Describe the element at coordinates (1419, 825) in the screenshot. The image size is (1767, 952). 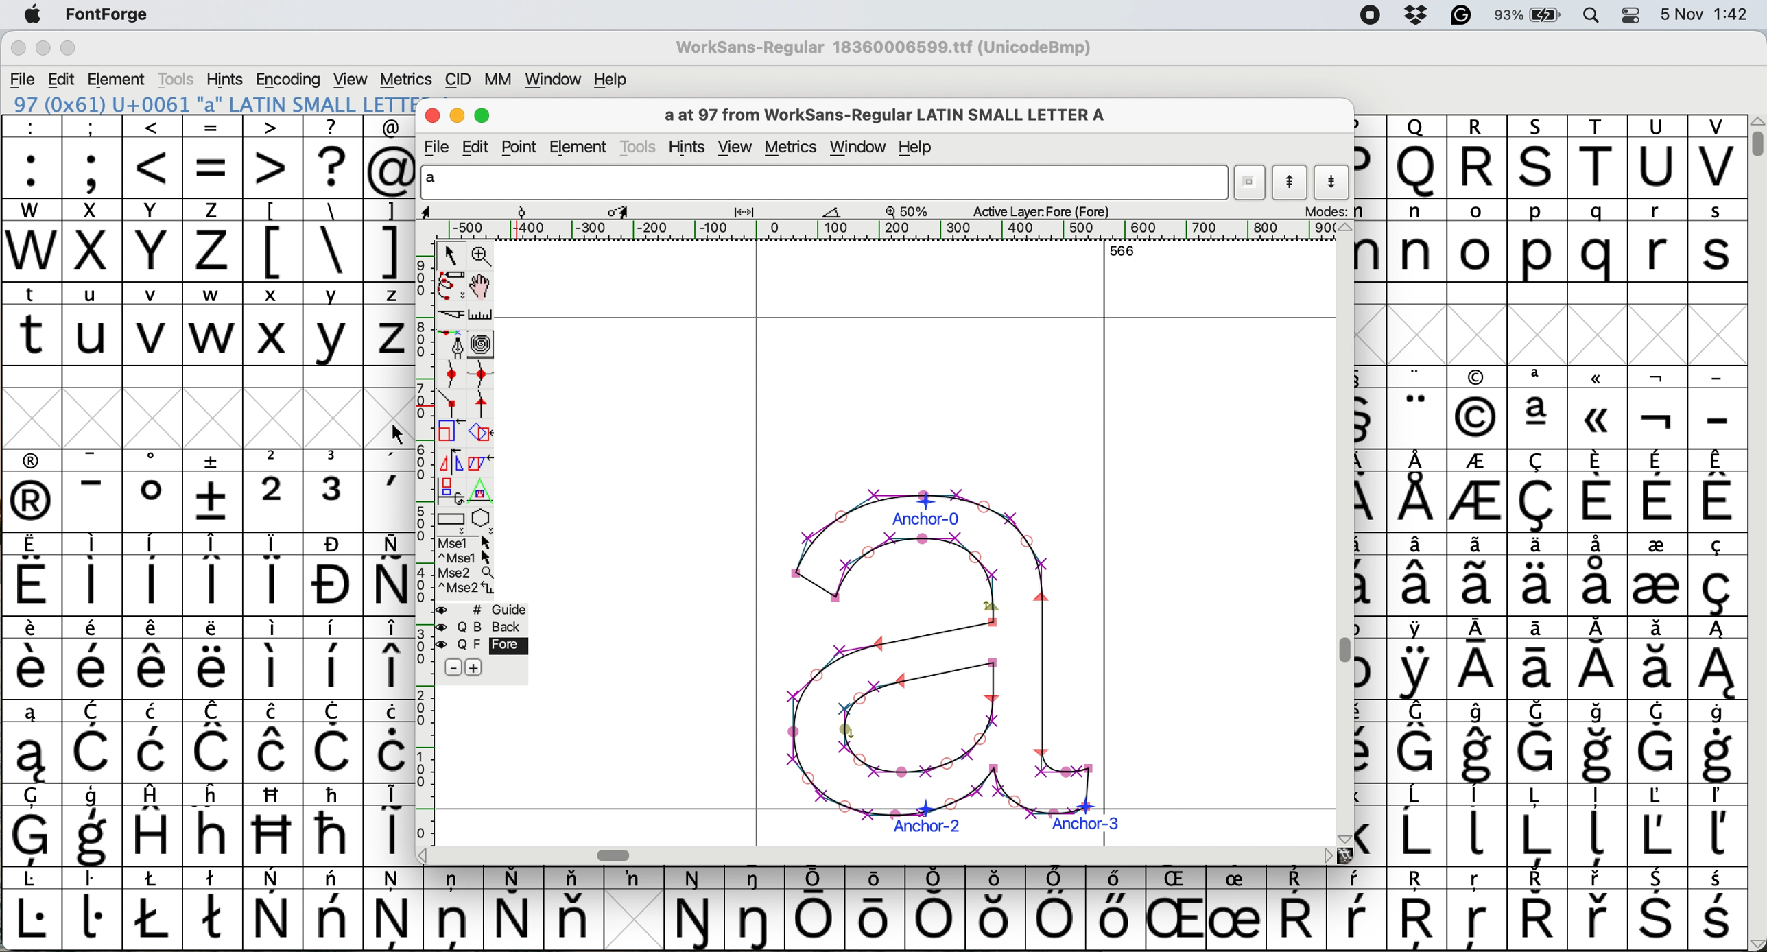
I see `symbol` at that location.